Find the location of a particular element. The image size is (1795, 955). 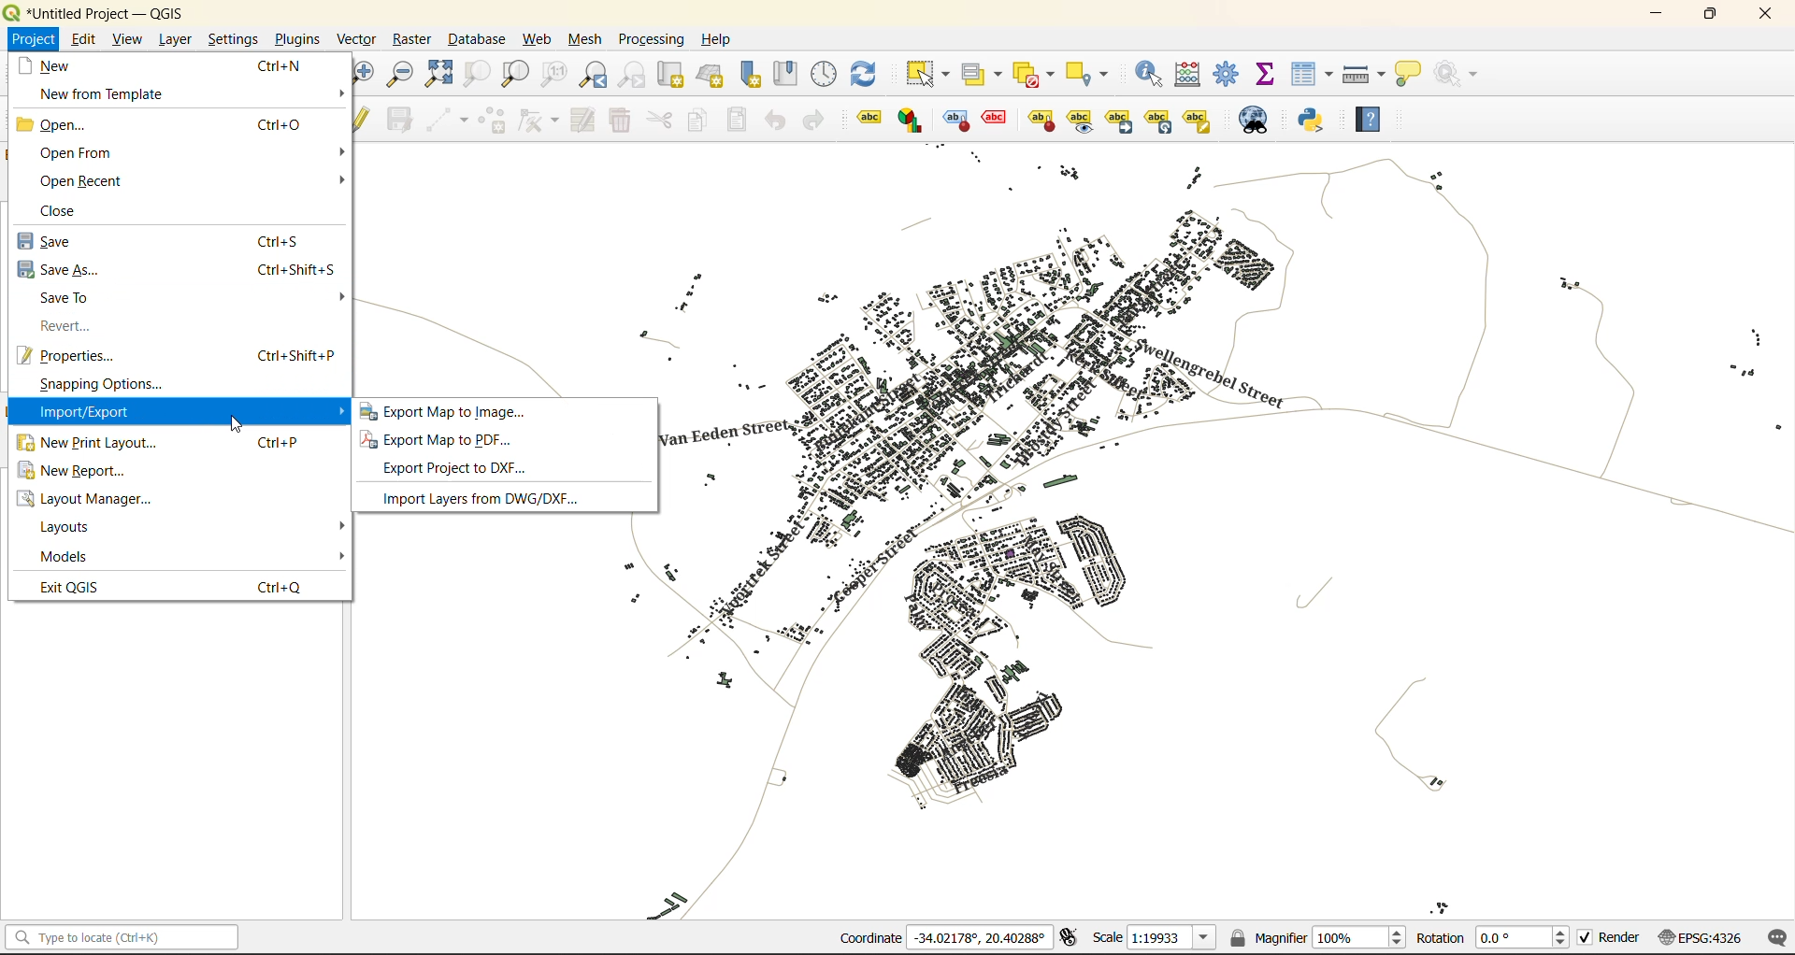

refresh is located at coordinates (869, 75).